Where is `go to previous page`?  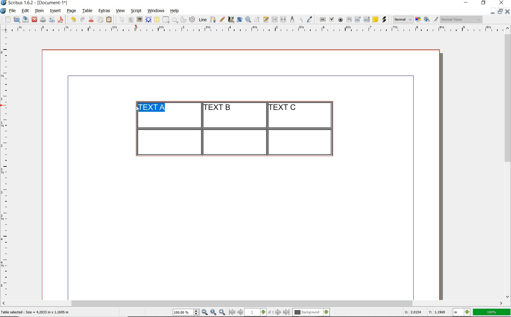
go to previous page is located at coordinates (240, 312).